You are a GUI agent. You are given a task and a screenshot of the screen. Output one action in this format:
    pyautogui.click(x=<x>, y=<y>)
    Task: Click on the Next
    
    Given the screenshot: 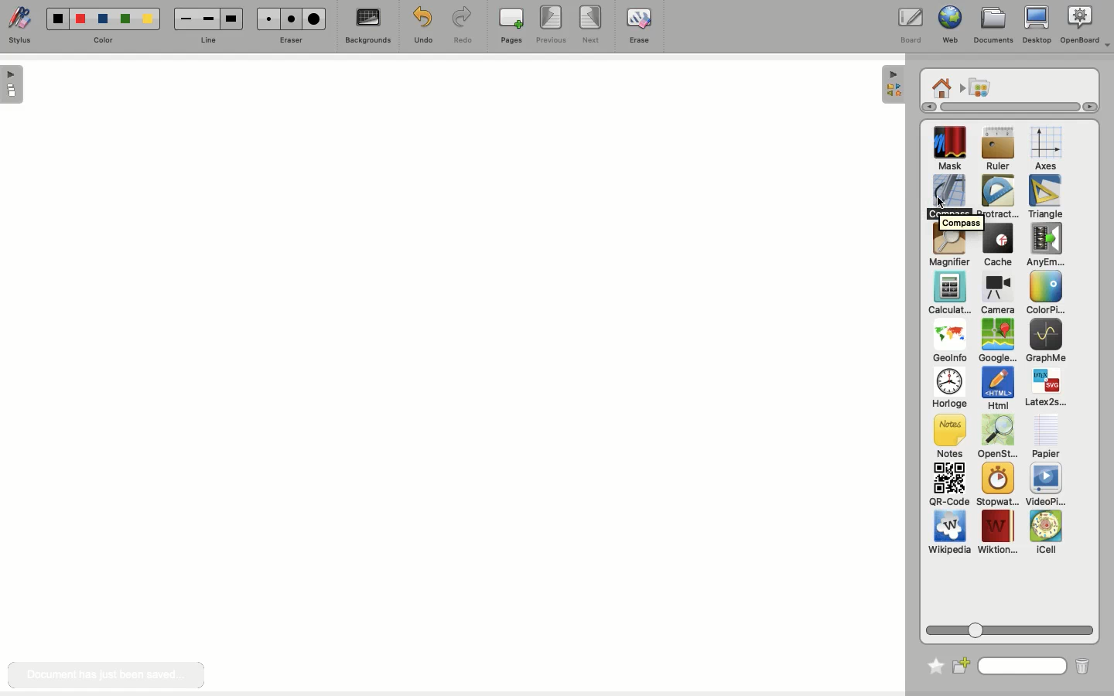 What is the action you would take?
    pyautogui.click(x=593, y=26)
    